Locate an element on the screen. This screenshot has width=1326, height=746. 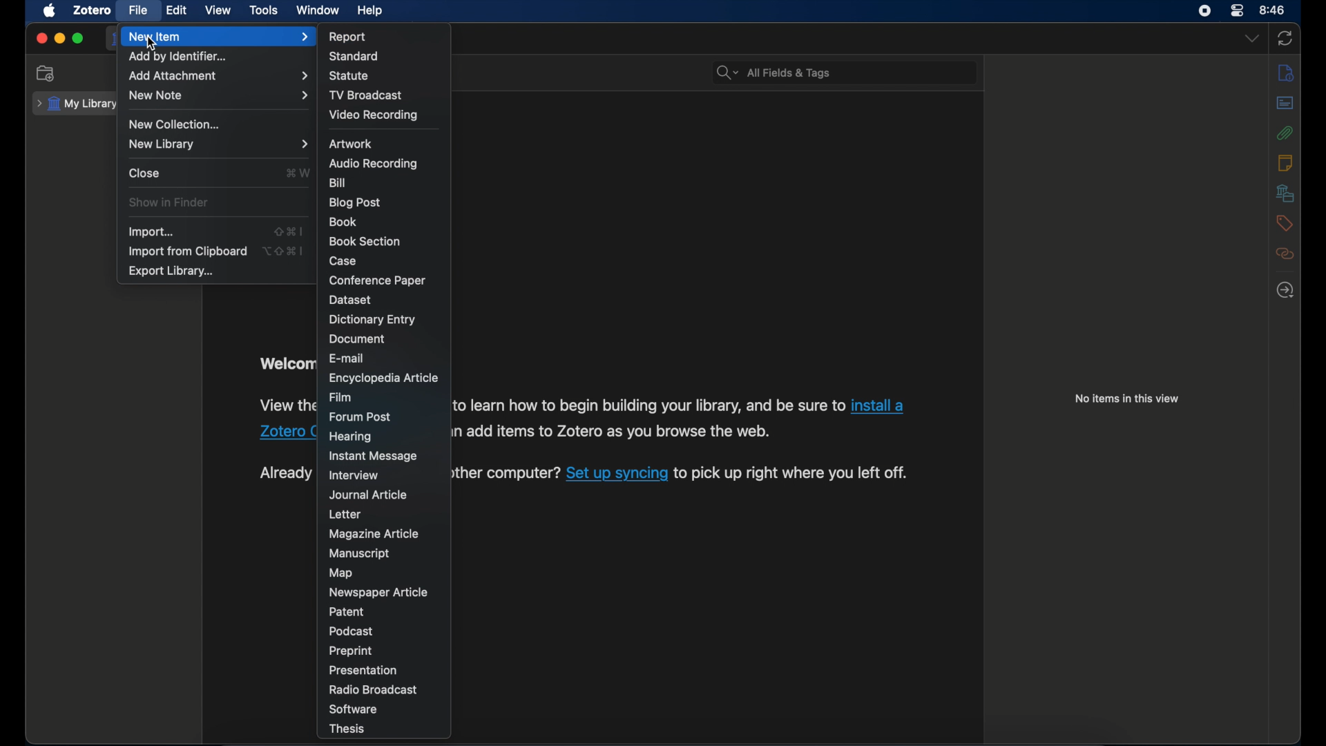
letter is located at coordinates (347, 515).